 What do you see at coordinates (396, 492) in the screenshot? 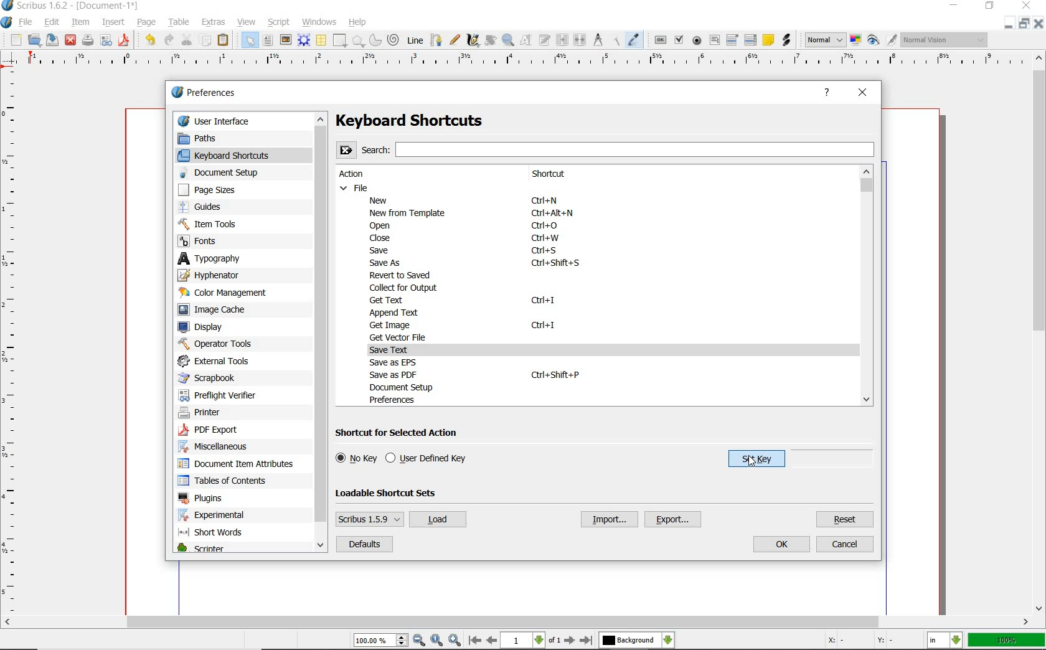
I see `loadable shortcut sets` at bounding box center [396, 492].